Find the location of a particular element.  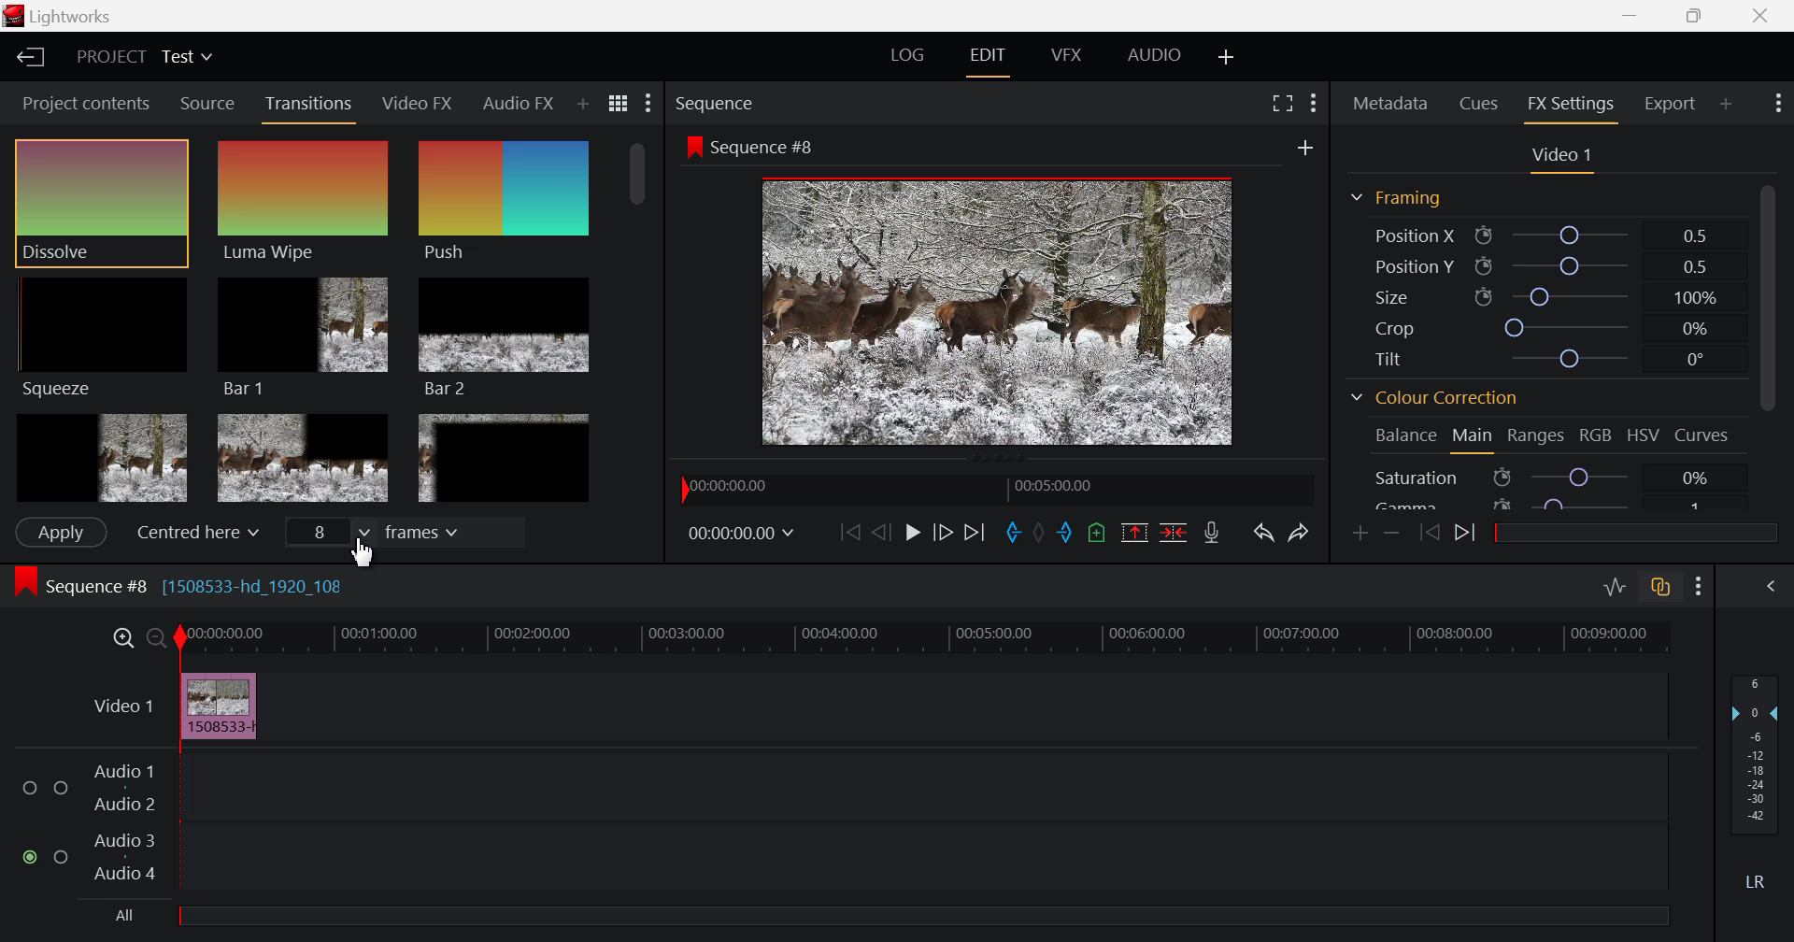

Add Layout is located at coordinates (1223, 55).